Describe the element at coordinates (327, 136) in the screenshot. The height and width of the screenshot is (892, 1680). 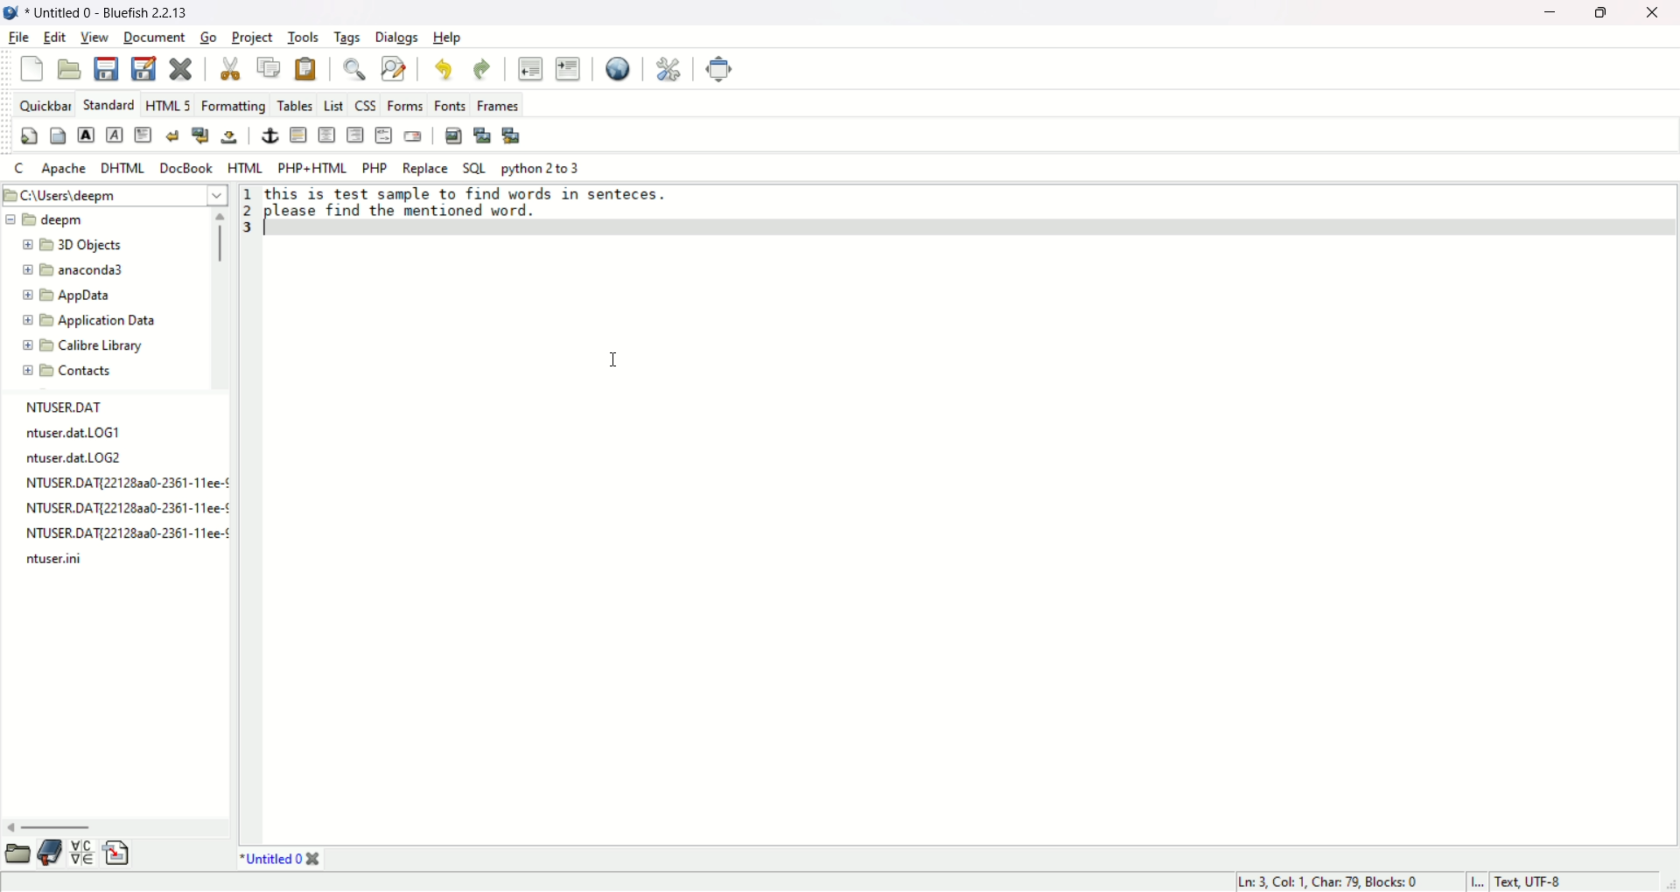
I see `center` at that location.